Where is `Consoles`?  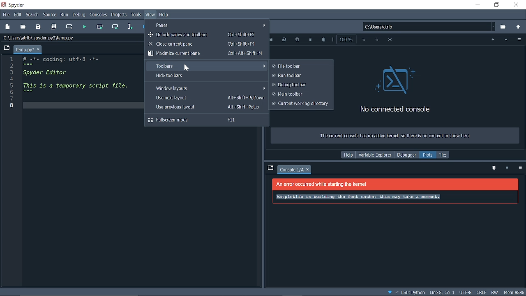
Consoles is located at coordinates (99, 15).